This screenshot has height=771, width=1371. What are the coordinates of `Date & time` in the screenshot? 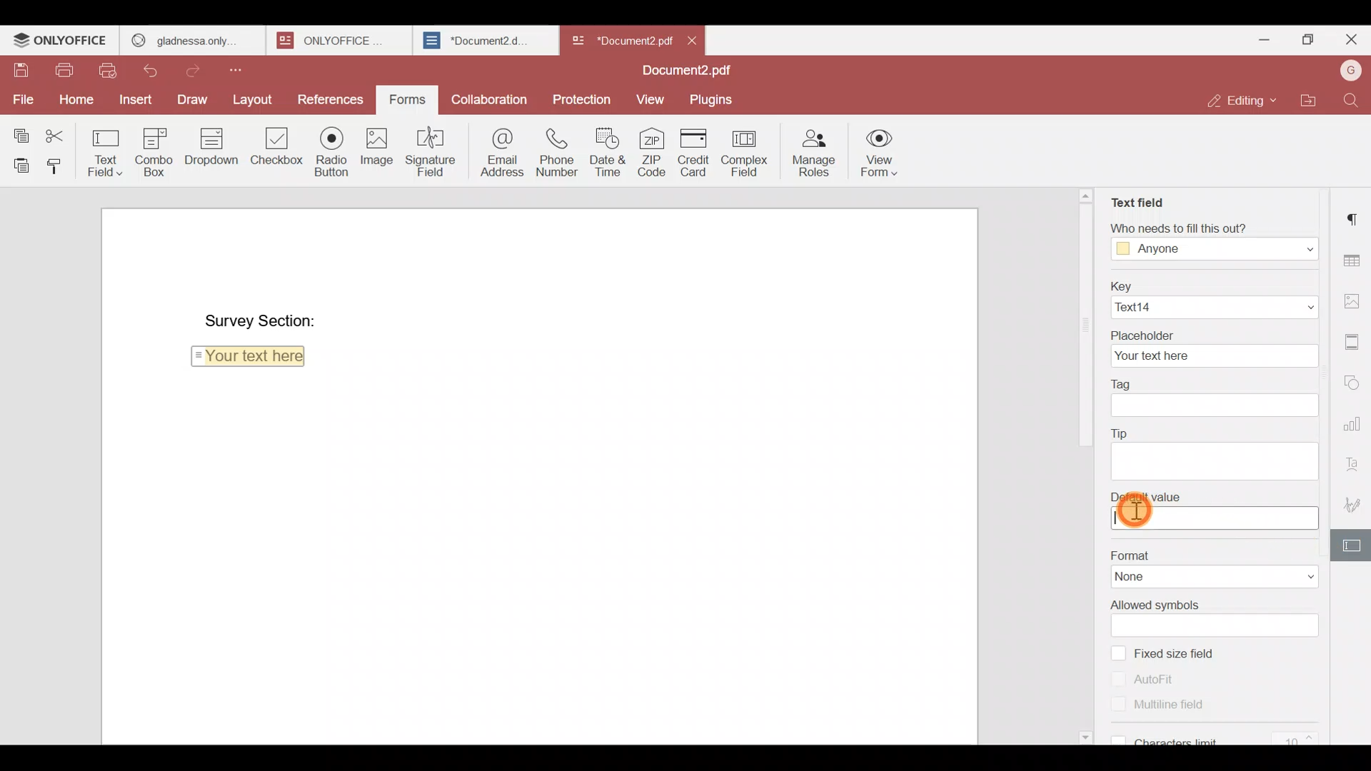 It's located at (607, 151).